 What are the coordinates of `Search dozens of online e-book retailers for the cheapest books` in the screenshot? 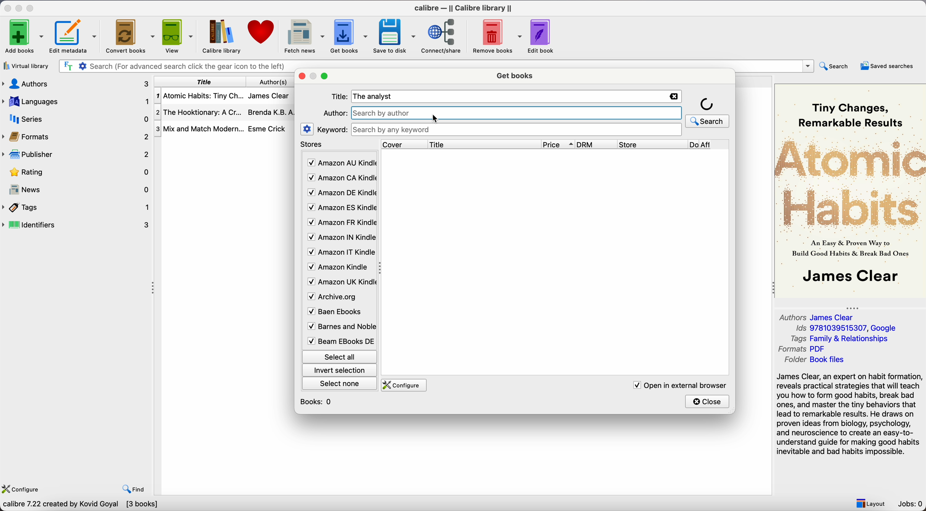 It's located at (108, 505).